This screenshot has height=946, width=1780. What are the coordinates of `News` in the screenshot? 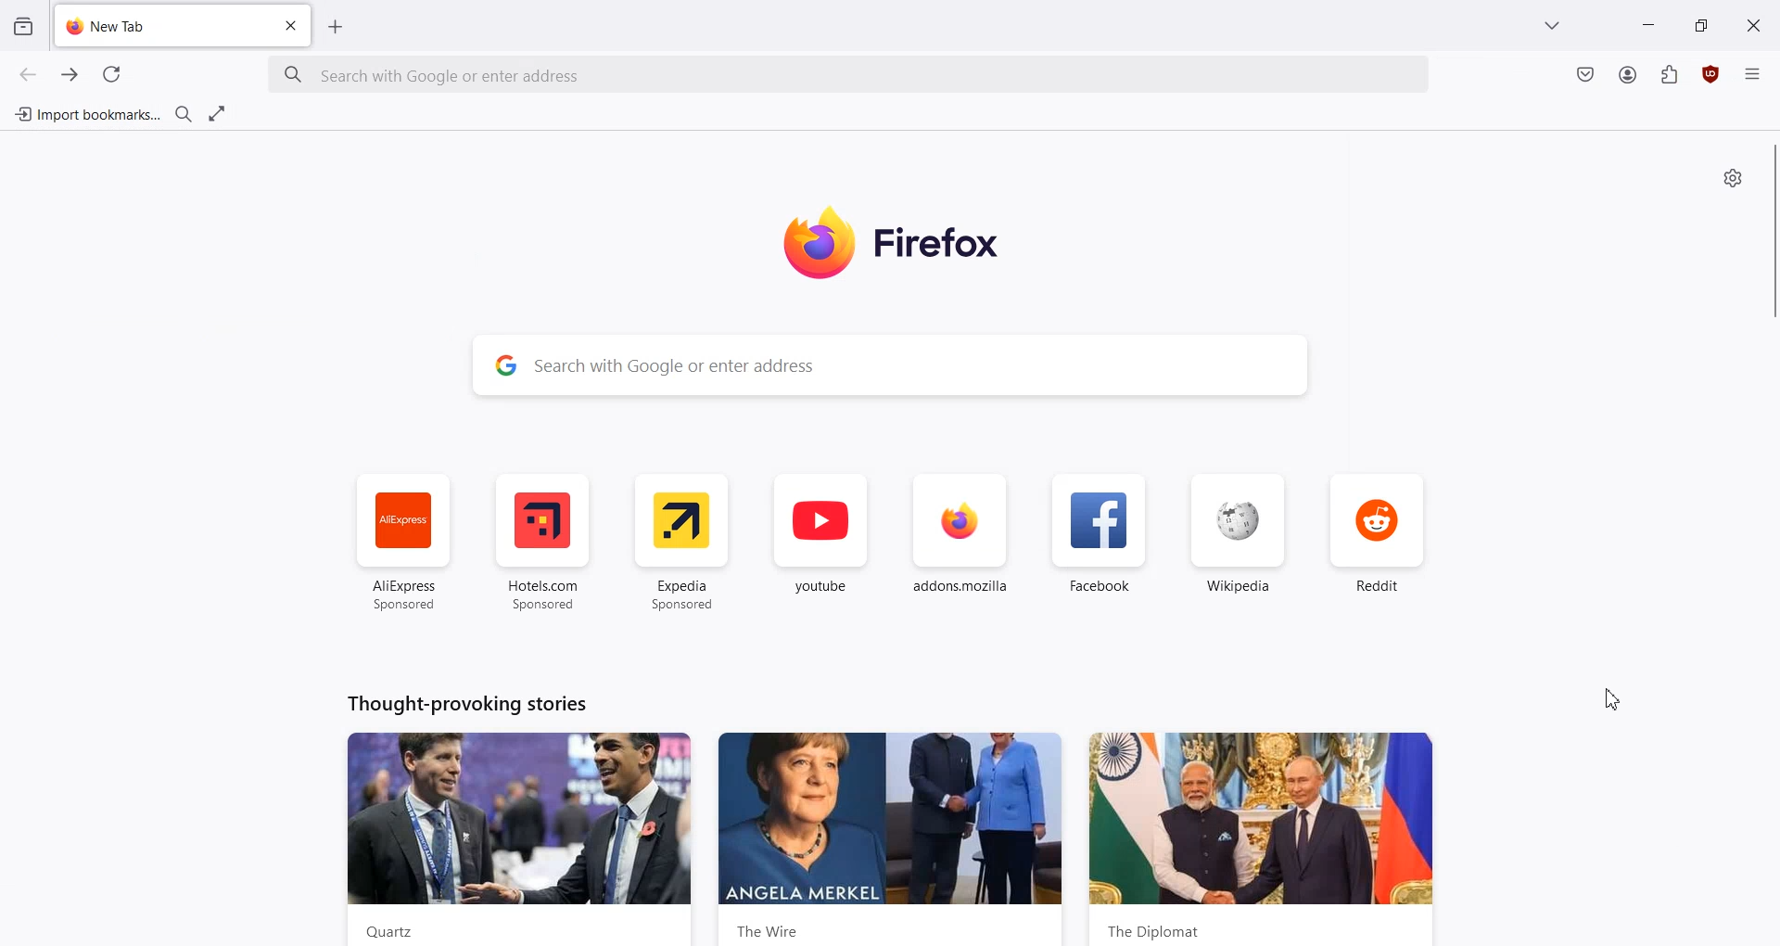 It's located at (520, 837).